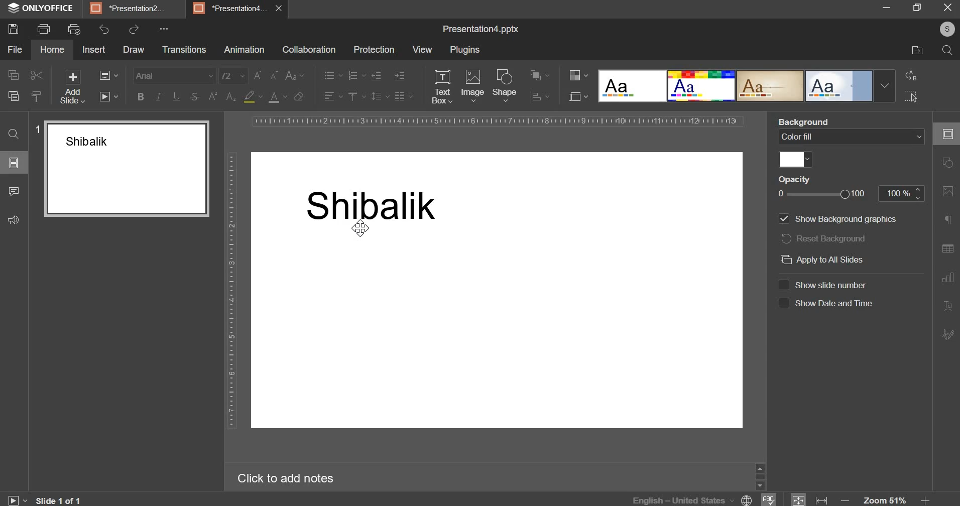  What do you see at coordinates (912, 96) in the screenshot?
I see `select all` at bounding box center [912, 96].